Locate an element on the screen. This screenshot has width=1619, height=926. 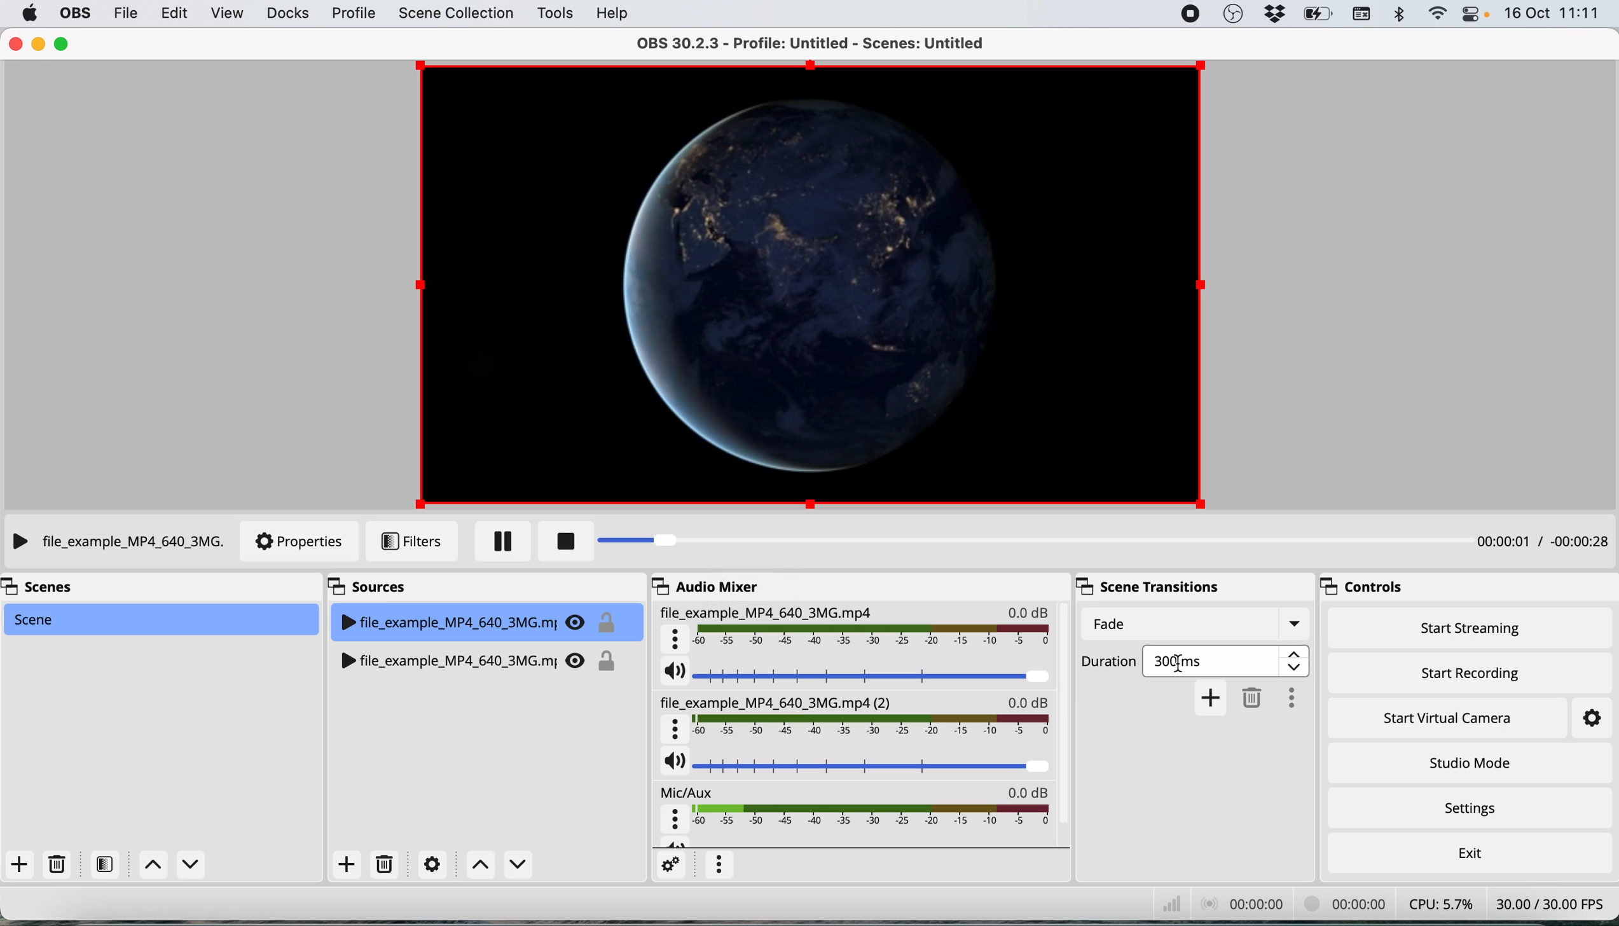
start virtual camera is located at coordinates (1454, 718).